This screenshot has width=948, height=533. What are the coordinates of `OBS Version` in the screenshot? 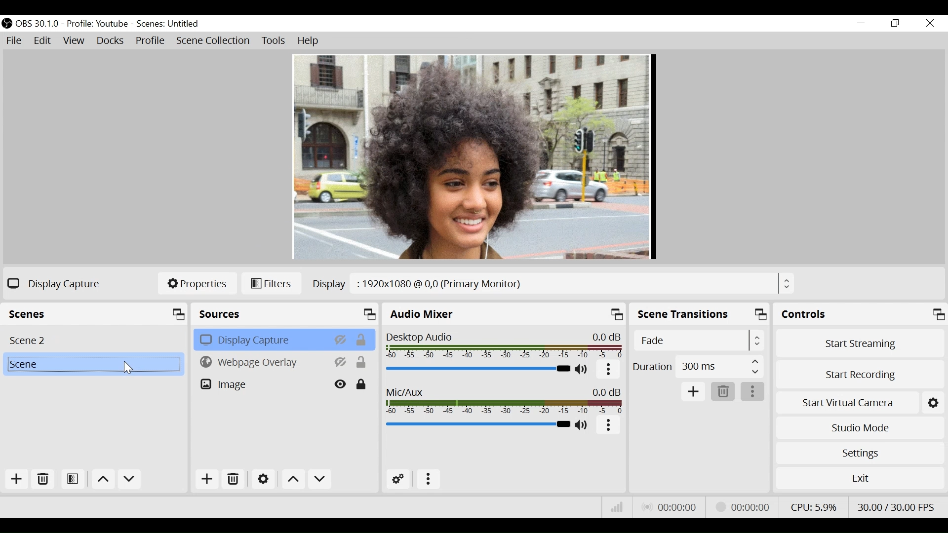 It's located at (38, 24).